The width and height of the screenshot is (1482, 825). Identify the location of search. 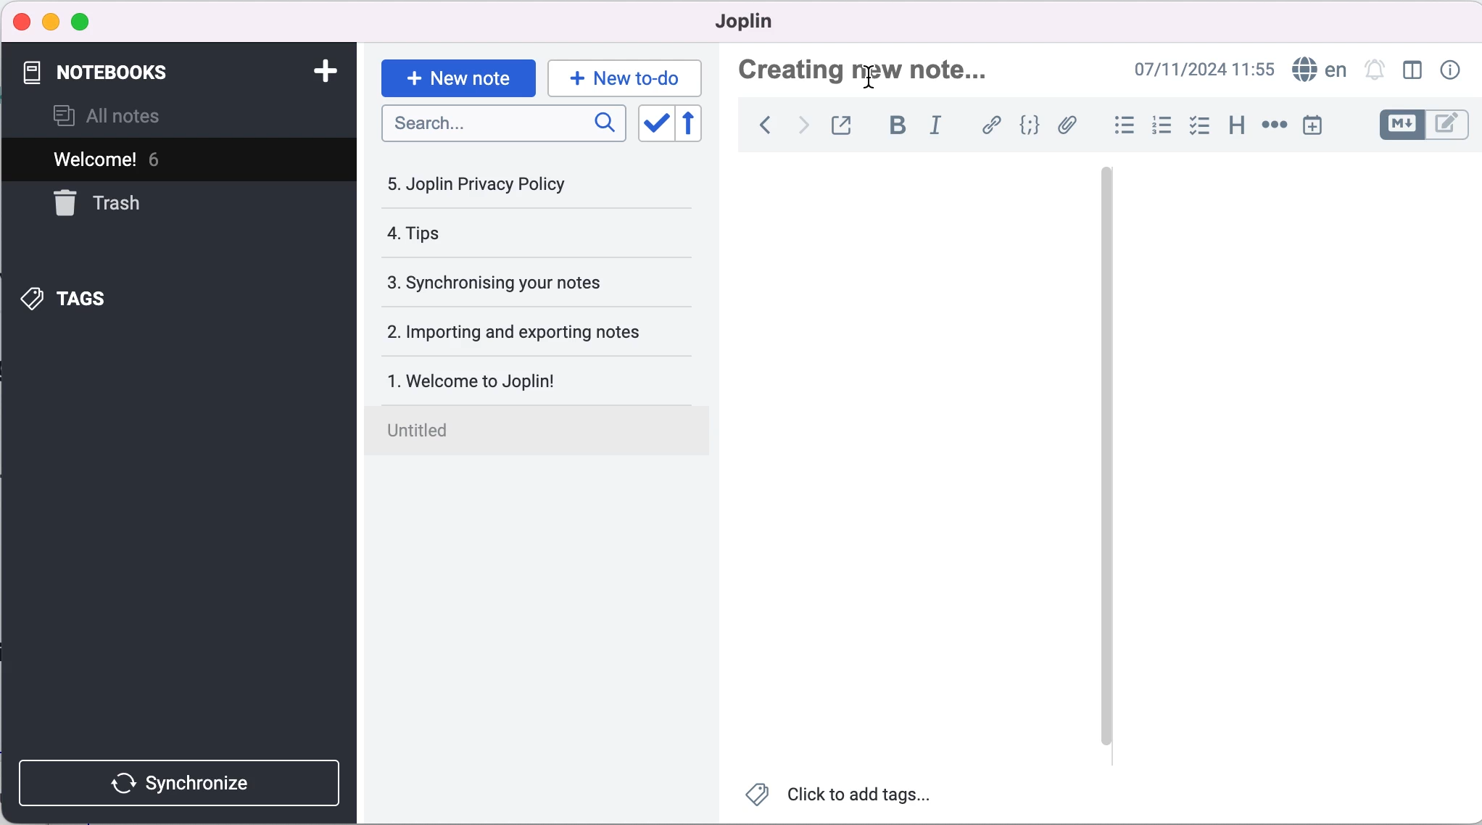
(505, 128).